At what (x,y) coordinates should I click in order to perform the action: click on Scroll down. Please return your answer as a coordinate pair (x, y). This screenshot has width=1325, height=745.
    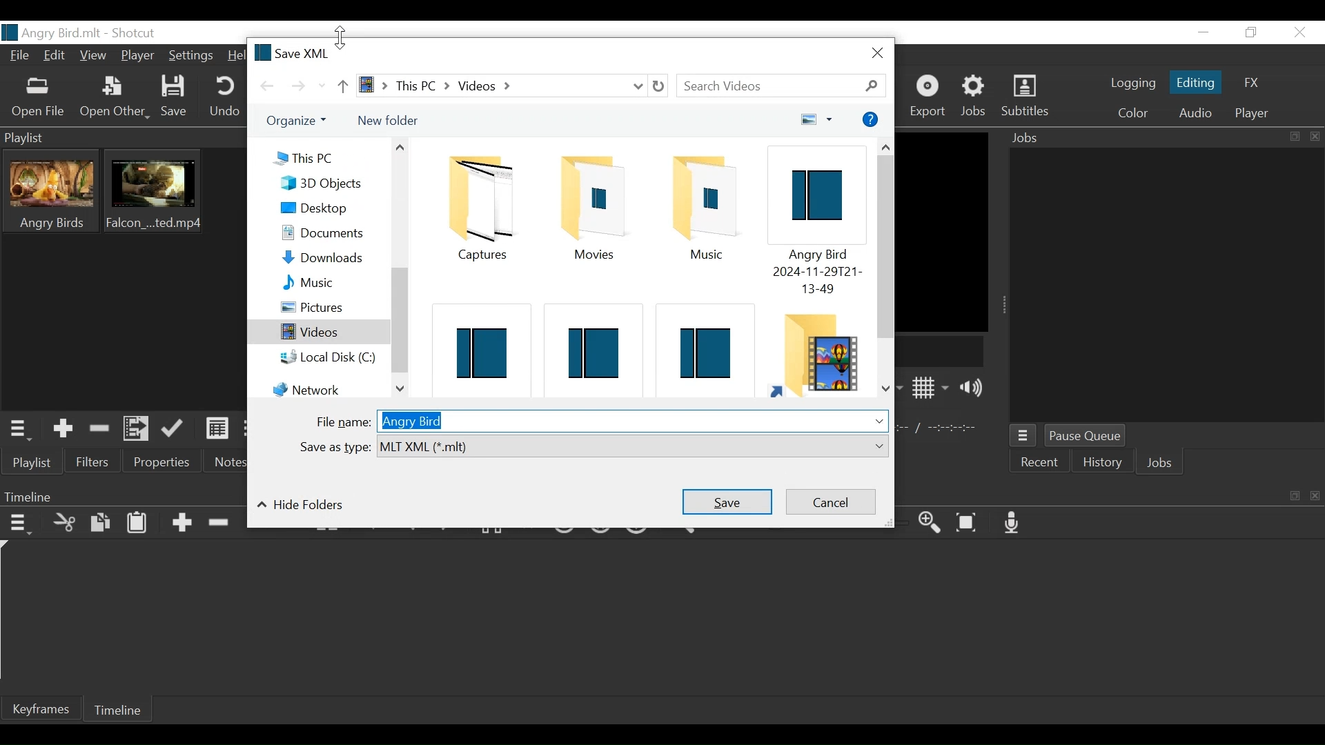
    Looking at the image, I should click on (400, 390).